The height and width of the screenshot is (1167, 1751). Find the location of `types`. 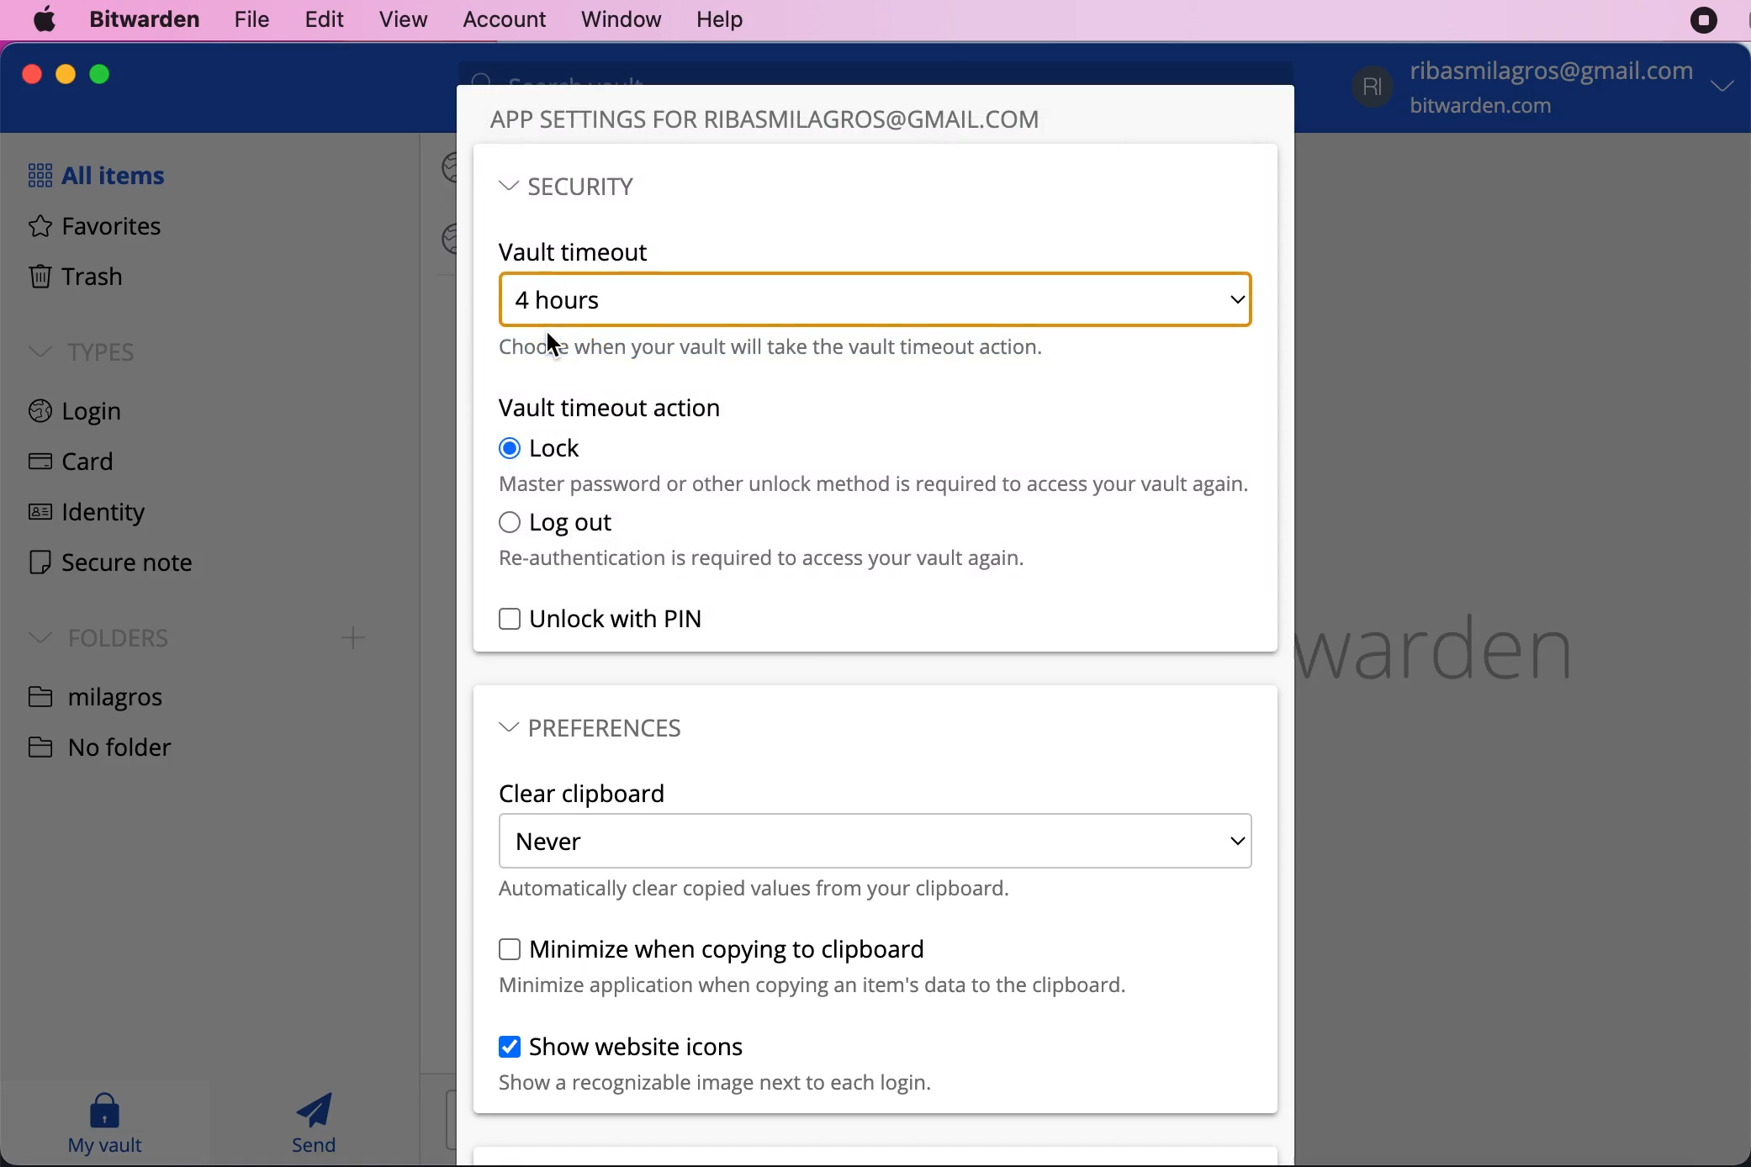

types is located at coordinates (82, 351).